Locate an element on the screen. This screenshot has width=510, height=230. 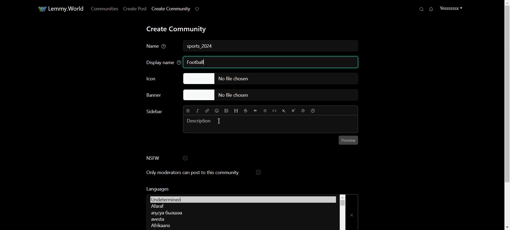
Languages is located at coordinates (243, 199).